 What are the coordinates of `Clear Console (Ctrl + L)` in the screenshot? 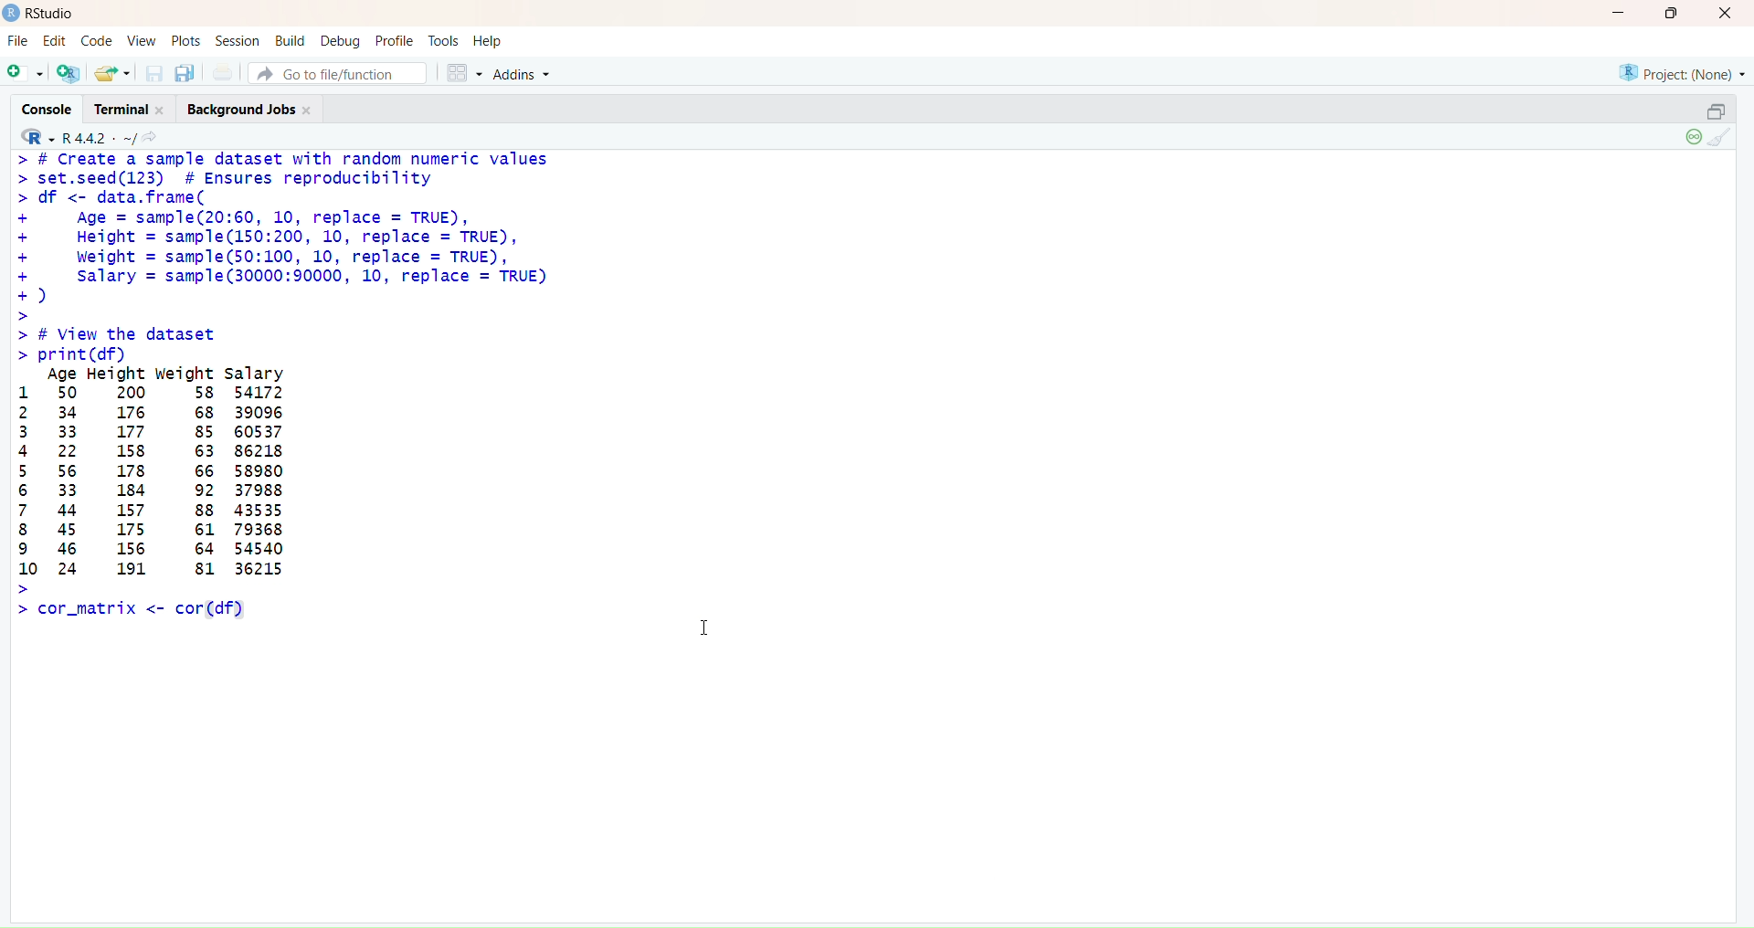 It's located at (1723, 139).